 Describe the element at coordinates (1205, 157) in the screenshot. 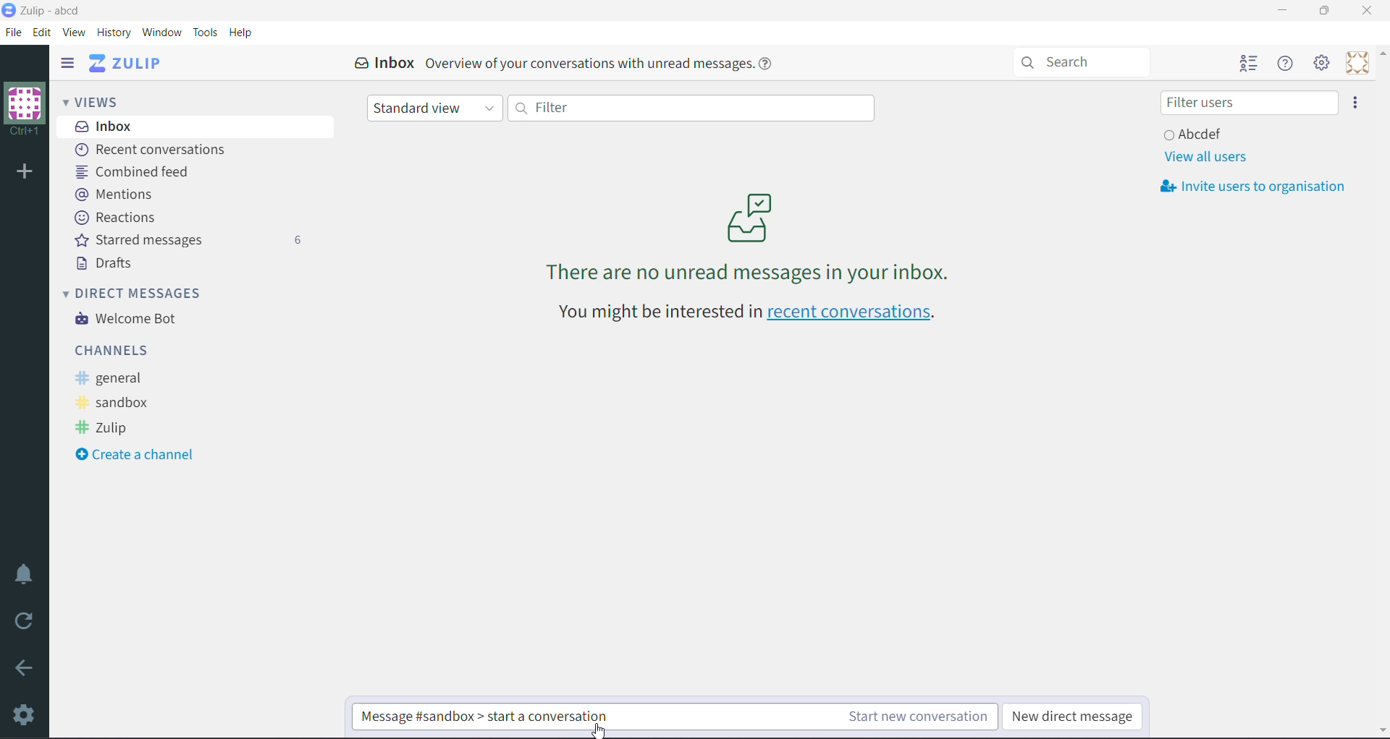

I see `View all users` at that location.